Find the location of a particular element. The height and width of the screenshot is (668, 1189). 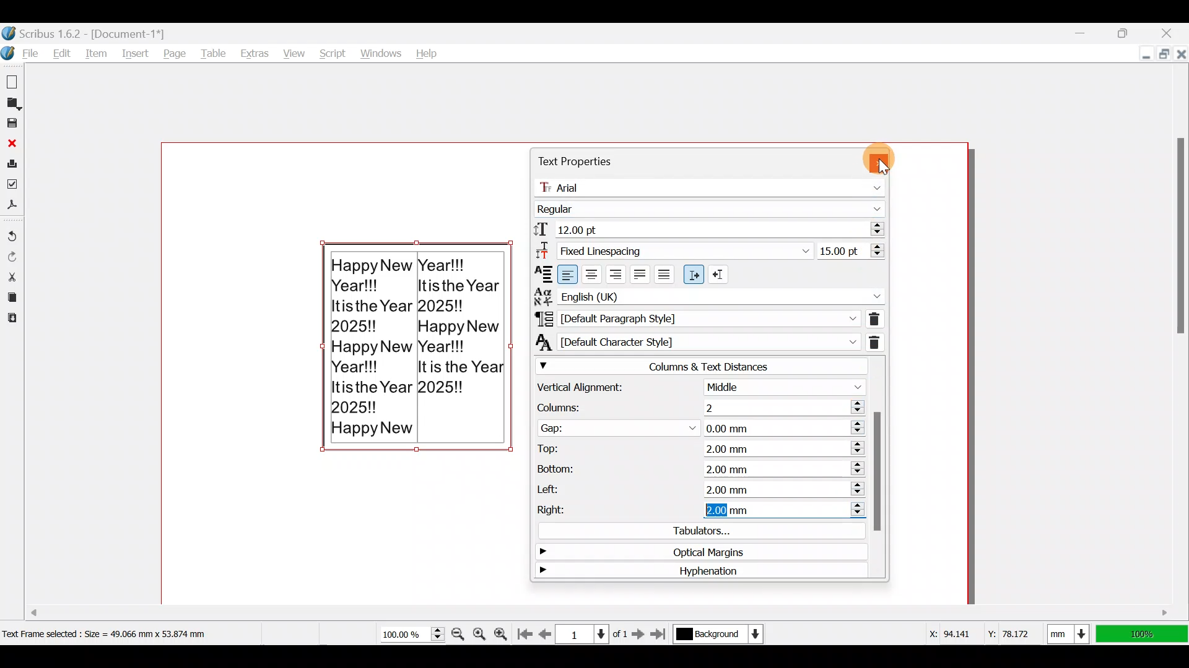

X-axis dimension values is located at coordinates (947, 634).